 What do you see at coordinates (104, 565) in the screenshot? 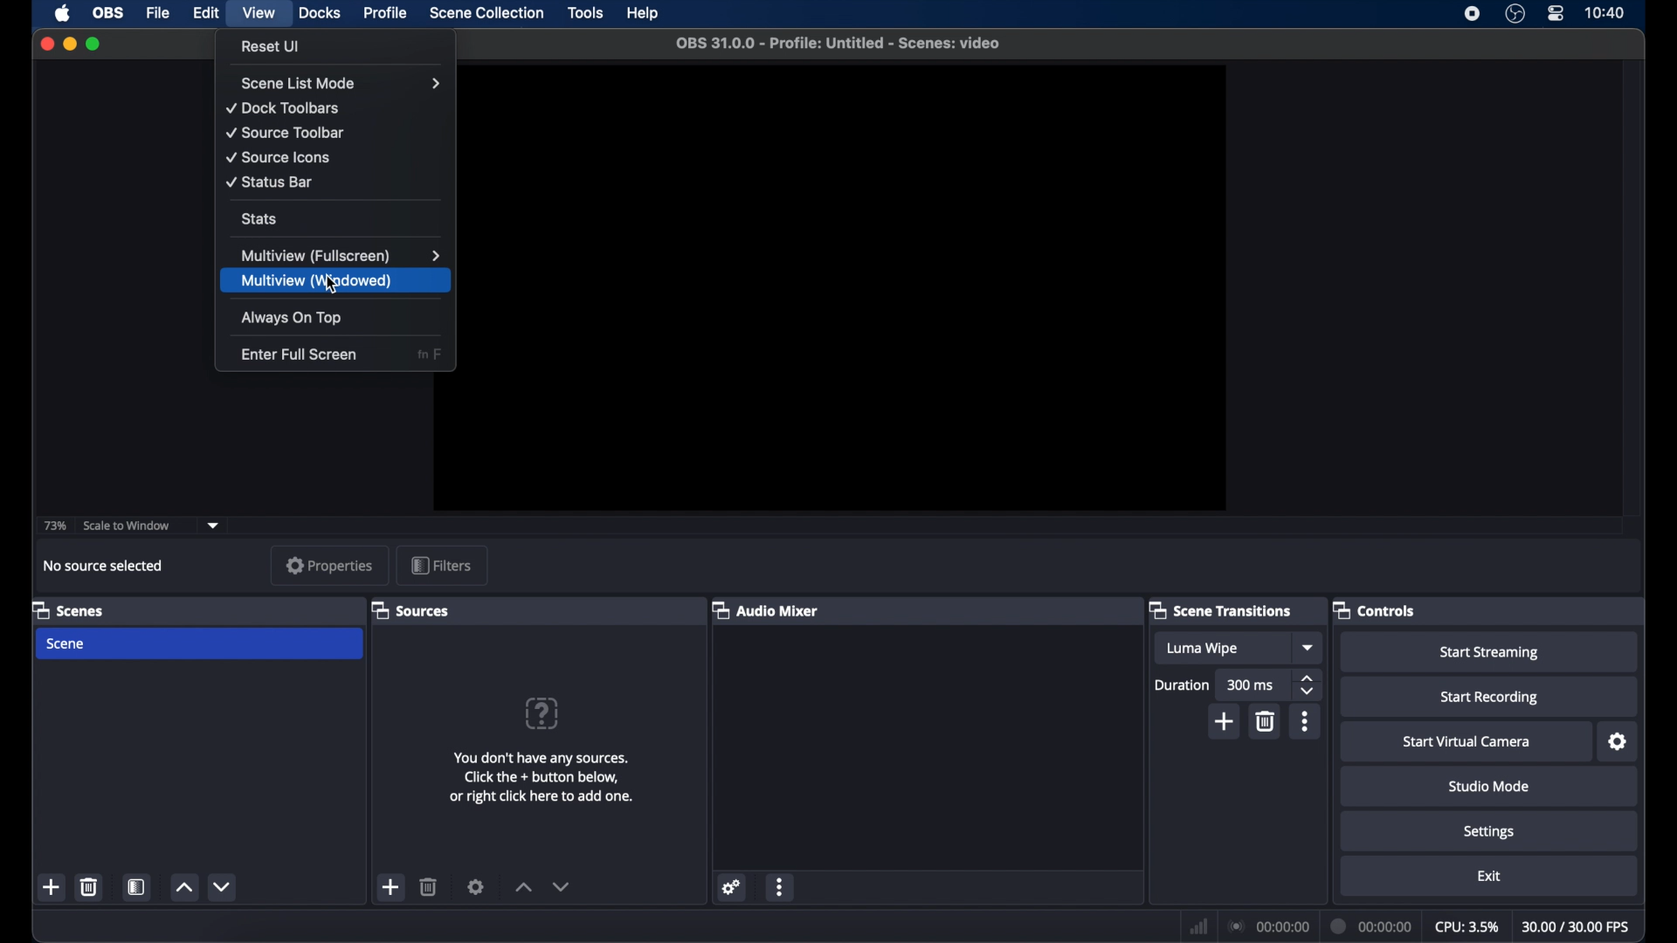
I see `no source selected` at bounding box center [104, 565].